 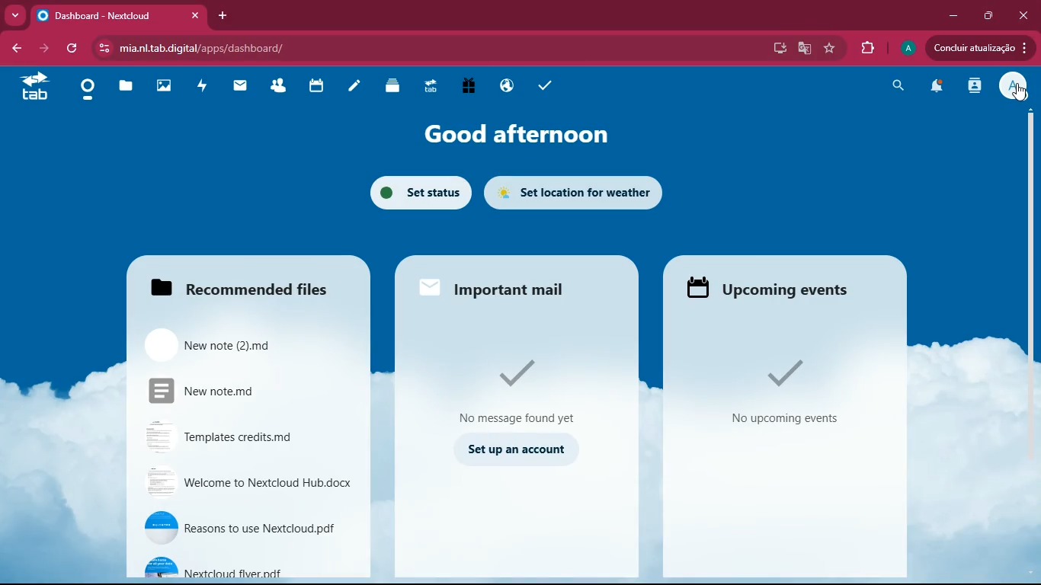 What do you see at coordinates (901, 85) in the screenshot?
I see `search` at bounding box center [901, 85].